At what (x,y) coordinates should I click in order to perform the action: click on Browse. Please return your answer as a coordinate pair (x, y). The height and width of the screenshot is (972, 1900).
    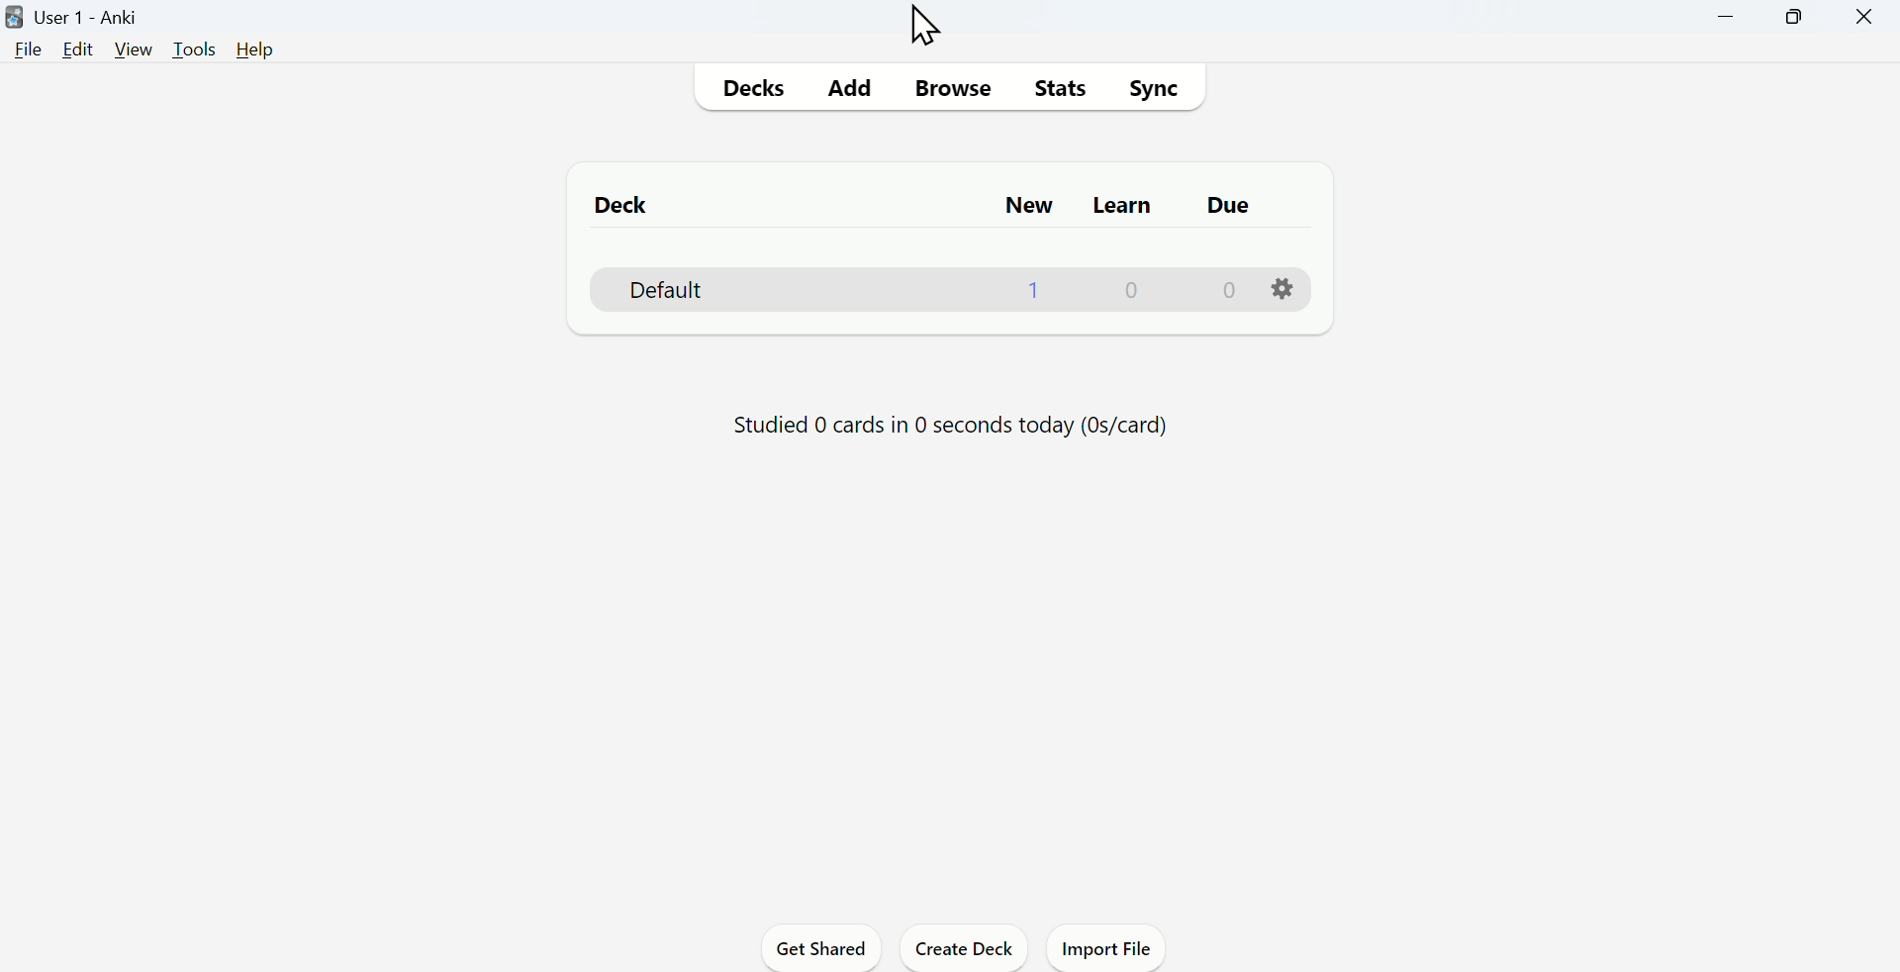
    Looking at the image, I should click on (949, 85).